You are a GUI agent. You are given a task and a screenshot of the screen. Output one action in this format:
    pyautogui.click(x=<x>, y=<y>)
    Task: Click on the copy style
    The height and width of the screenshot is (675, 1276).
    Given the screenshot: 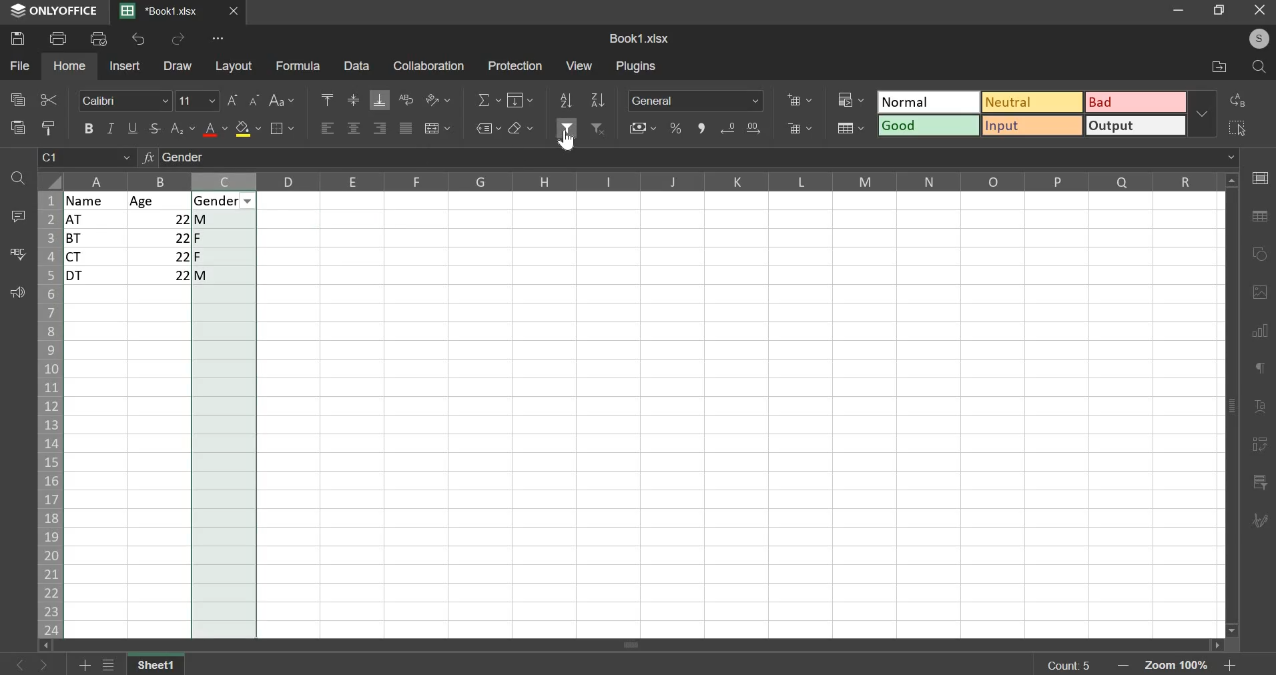 What is the action you would take?
    pyautogui.click(x=49, y=127)
    